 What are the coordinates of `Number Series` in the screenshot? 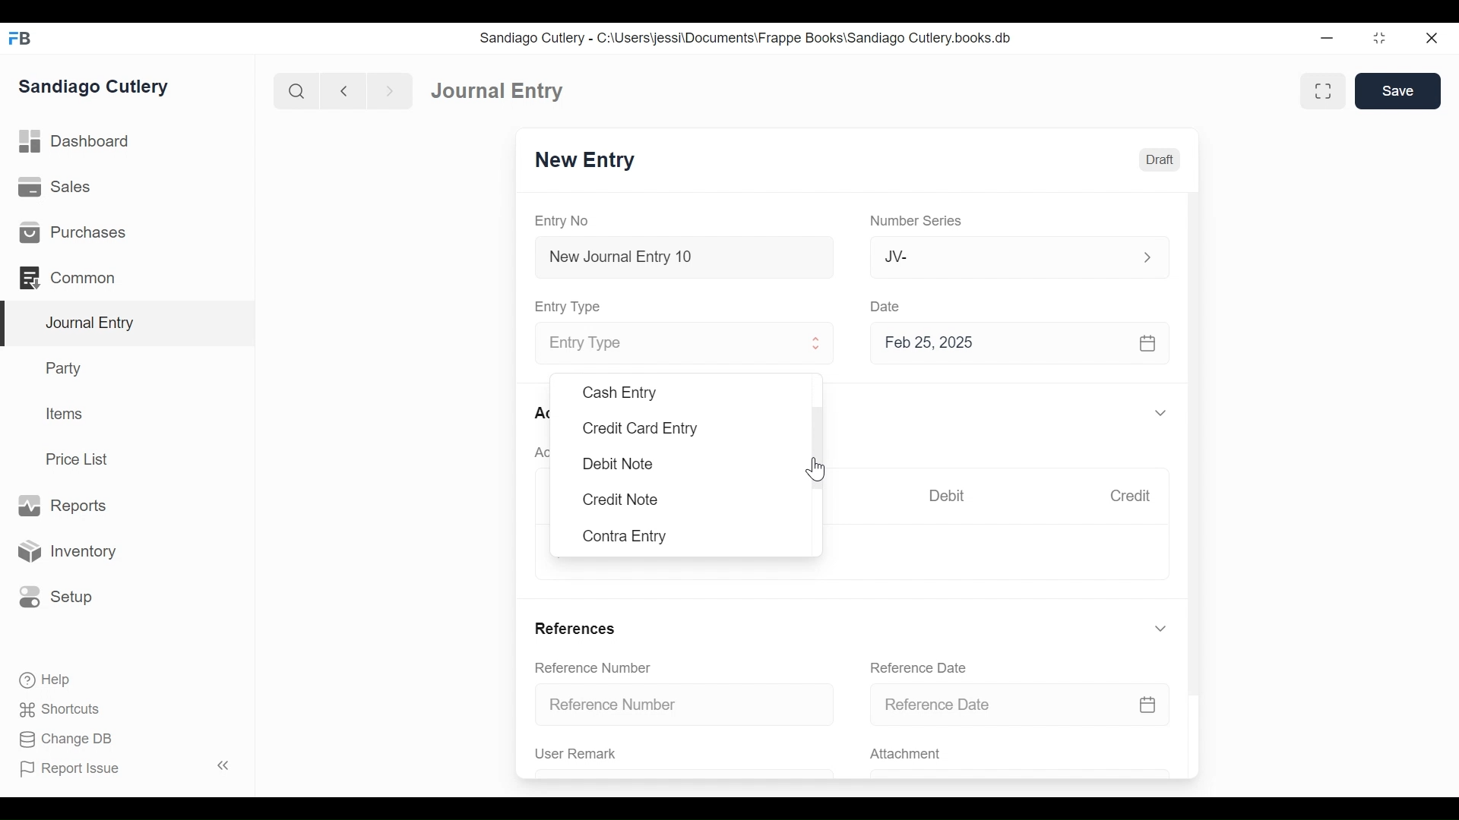 It's located at (919, 222).